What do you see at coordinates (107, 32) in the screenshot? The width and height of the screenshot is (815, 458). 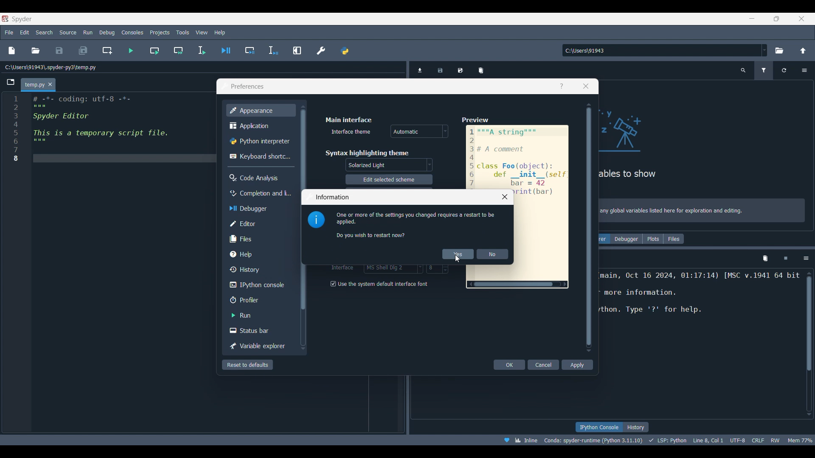 I see `Debug menu` at bounding box center [107, 32].